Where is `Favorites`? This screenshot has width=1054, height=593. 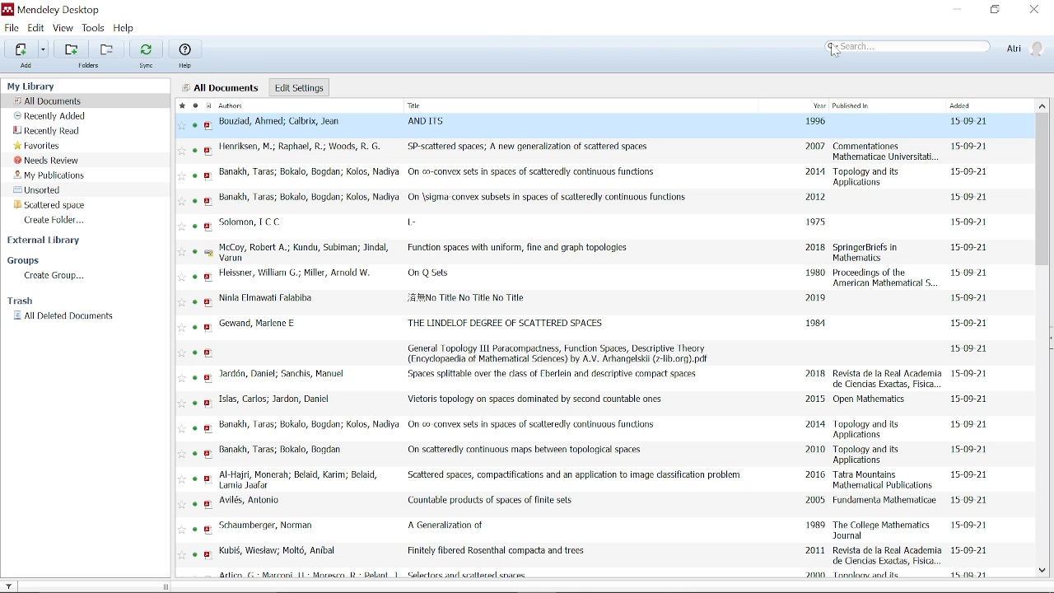 Favorites is located at coordinates (42, 146).